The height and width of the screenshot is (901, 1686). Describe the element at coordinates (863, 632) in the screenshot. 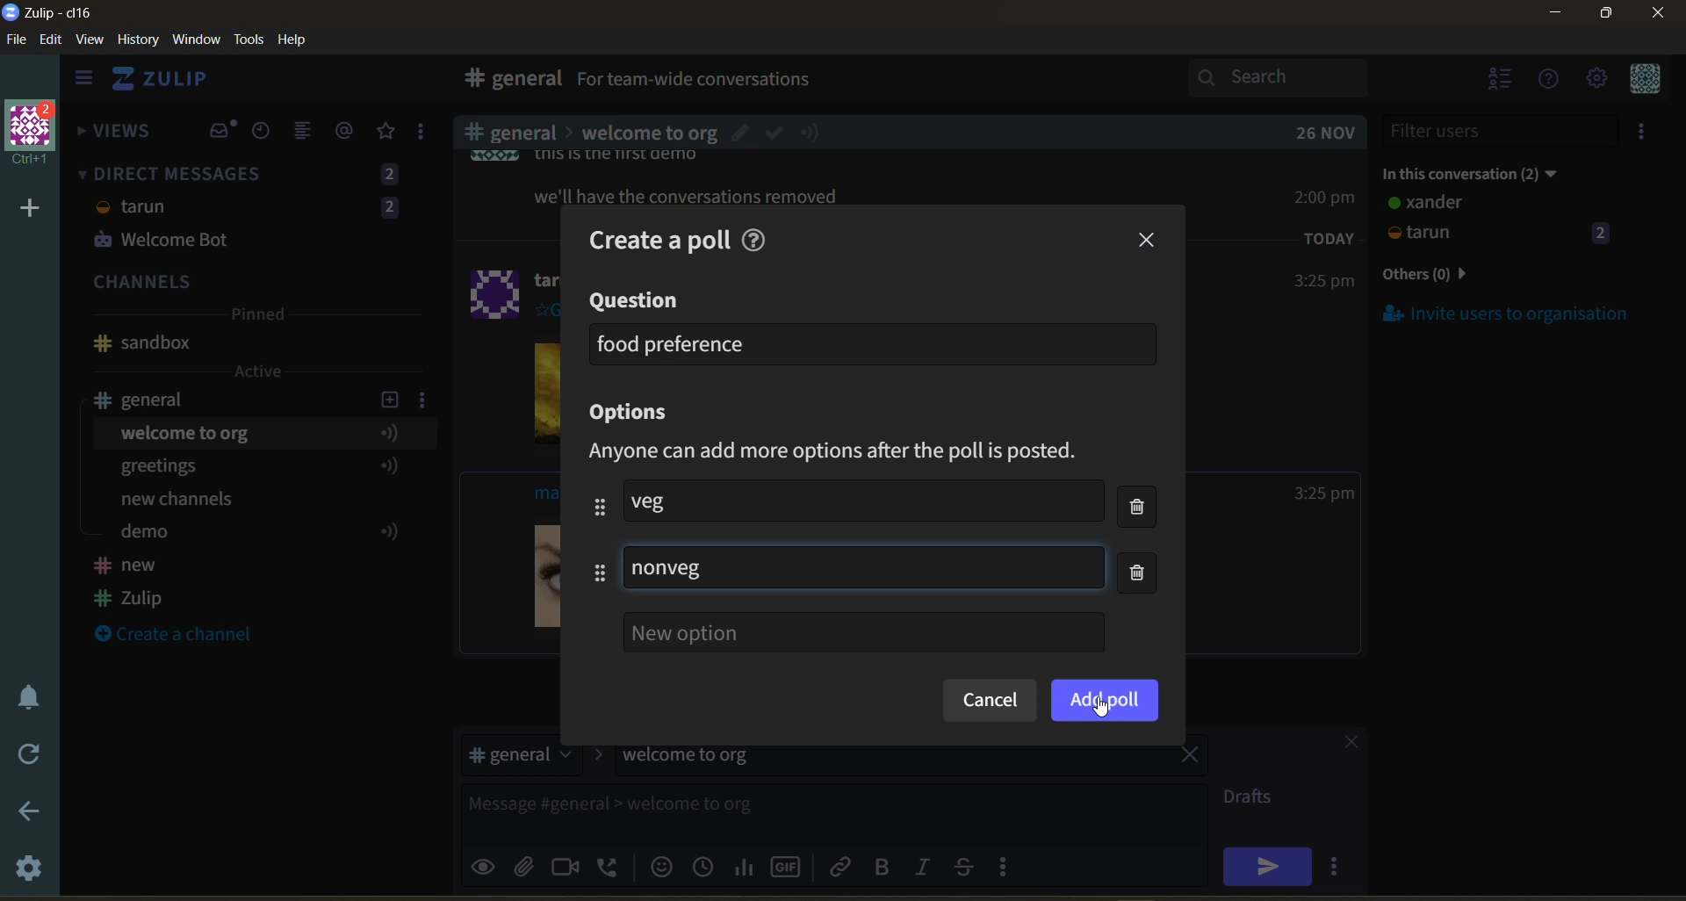

I see `new option` at that location.